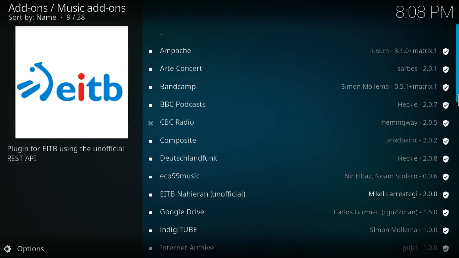 The height and width of the screenshot is (258, 459). Describe the element at coordinates (390, 212) in the screenshot. I see `provide` at that location.